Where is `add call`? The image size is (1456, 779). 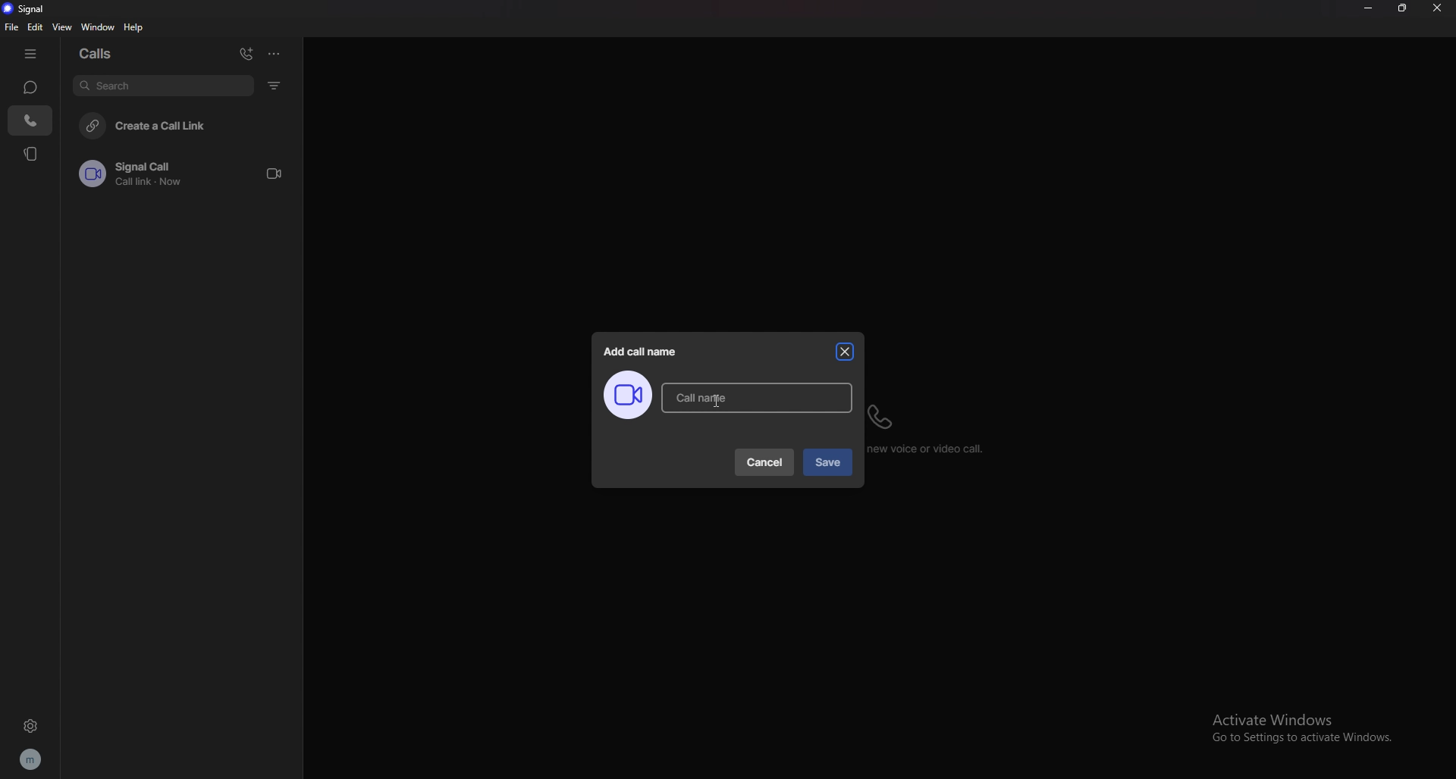
add call is located at coordinates (246, 54).